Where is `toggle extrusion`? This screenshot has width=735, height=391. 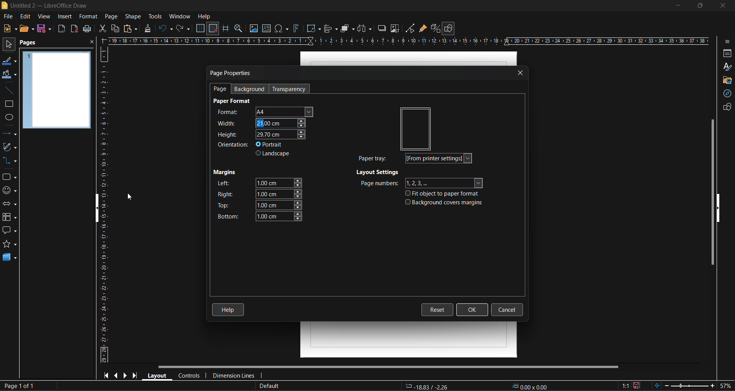 toggle extrusion is located at coordinates (436, 28).